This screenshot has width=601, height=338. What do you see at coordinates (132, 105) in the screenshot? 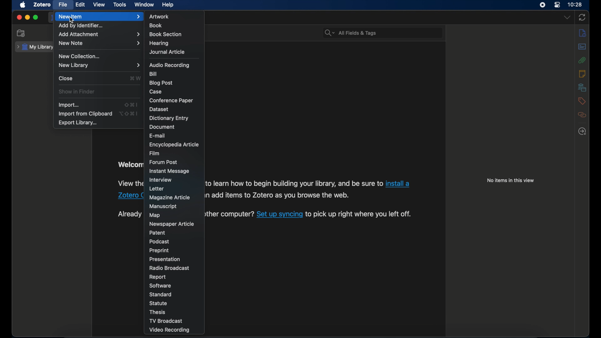
I see `shortcut` at bounding box center [132, 105].